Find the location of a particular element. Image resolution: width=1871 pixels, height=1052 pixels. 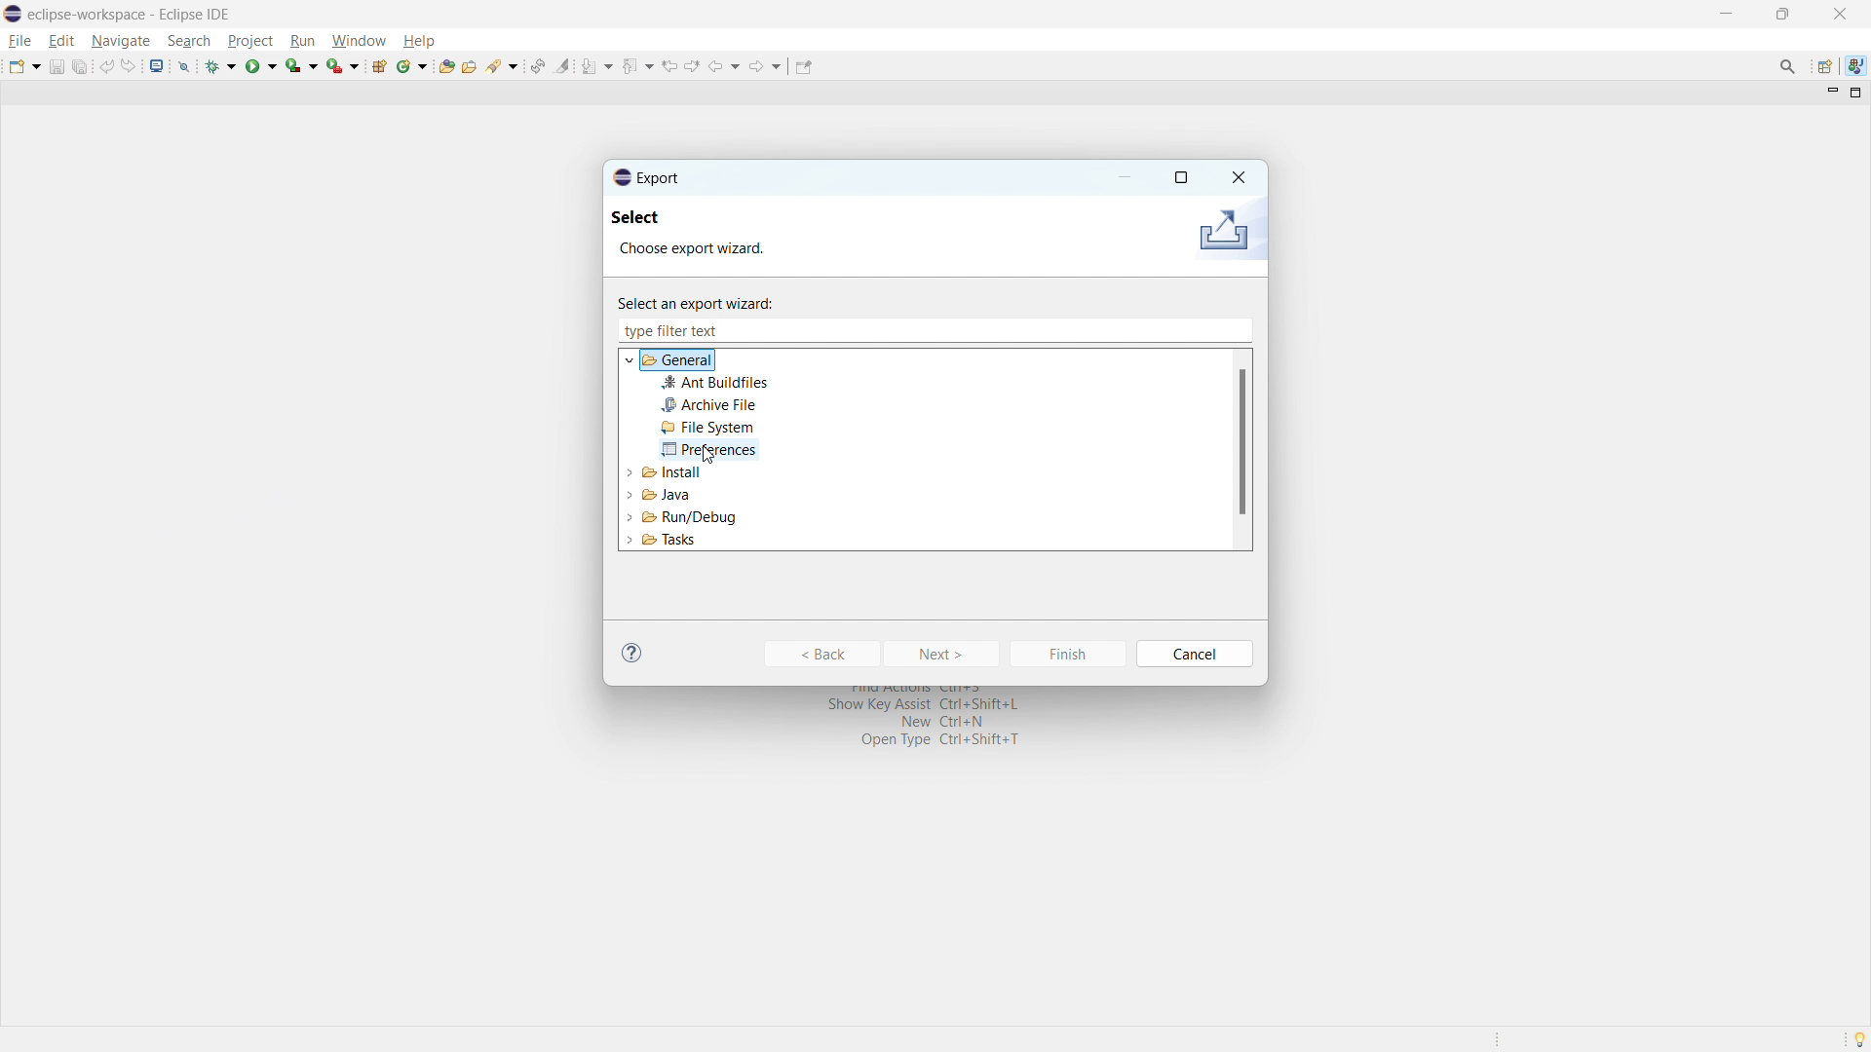

new java class is located at coordinates (412, 66).